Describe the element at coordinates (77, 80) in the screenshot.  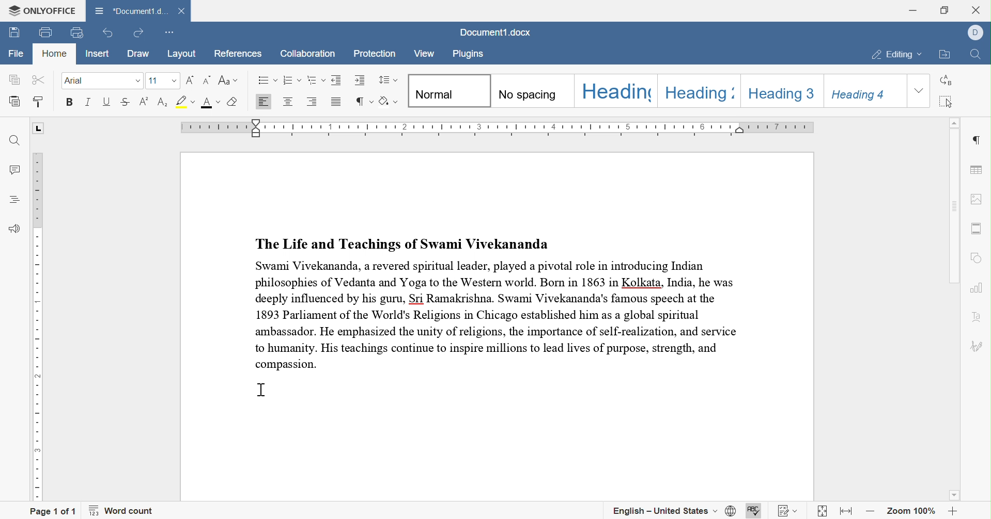
I see `font` at that location.